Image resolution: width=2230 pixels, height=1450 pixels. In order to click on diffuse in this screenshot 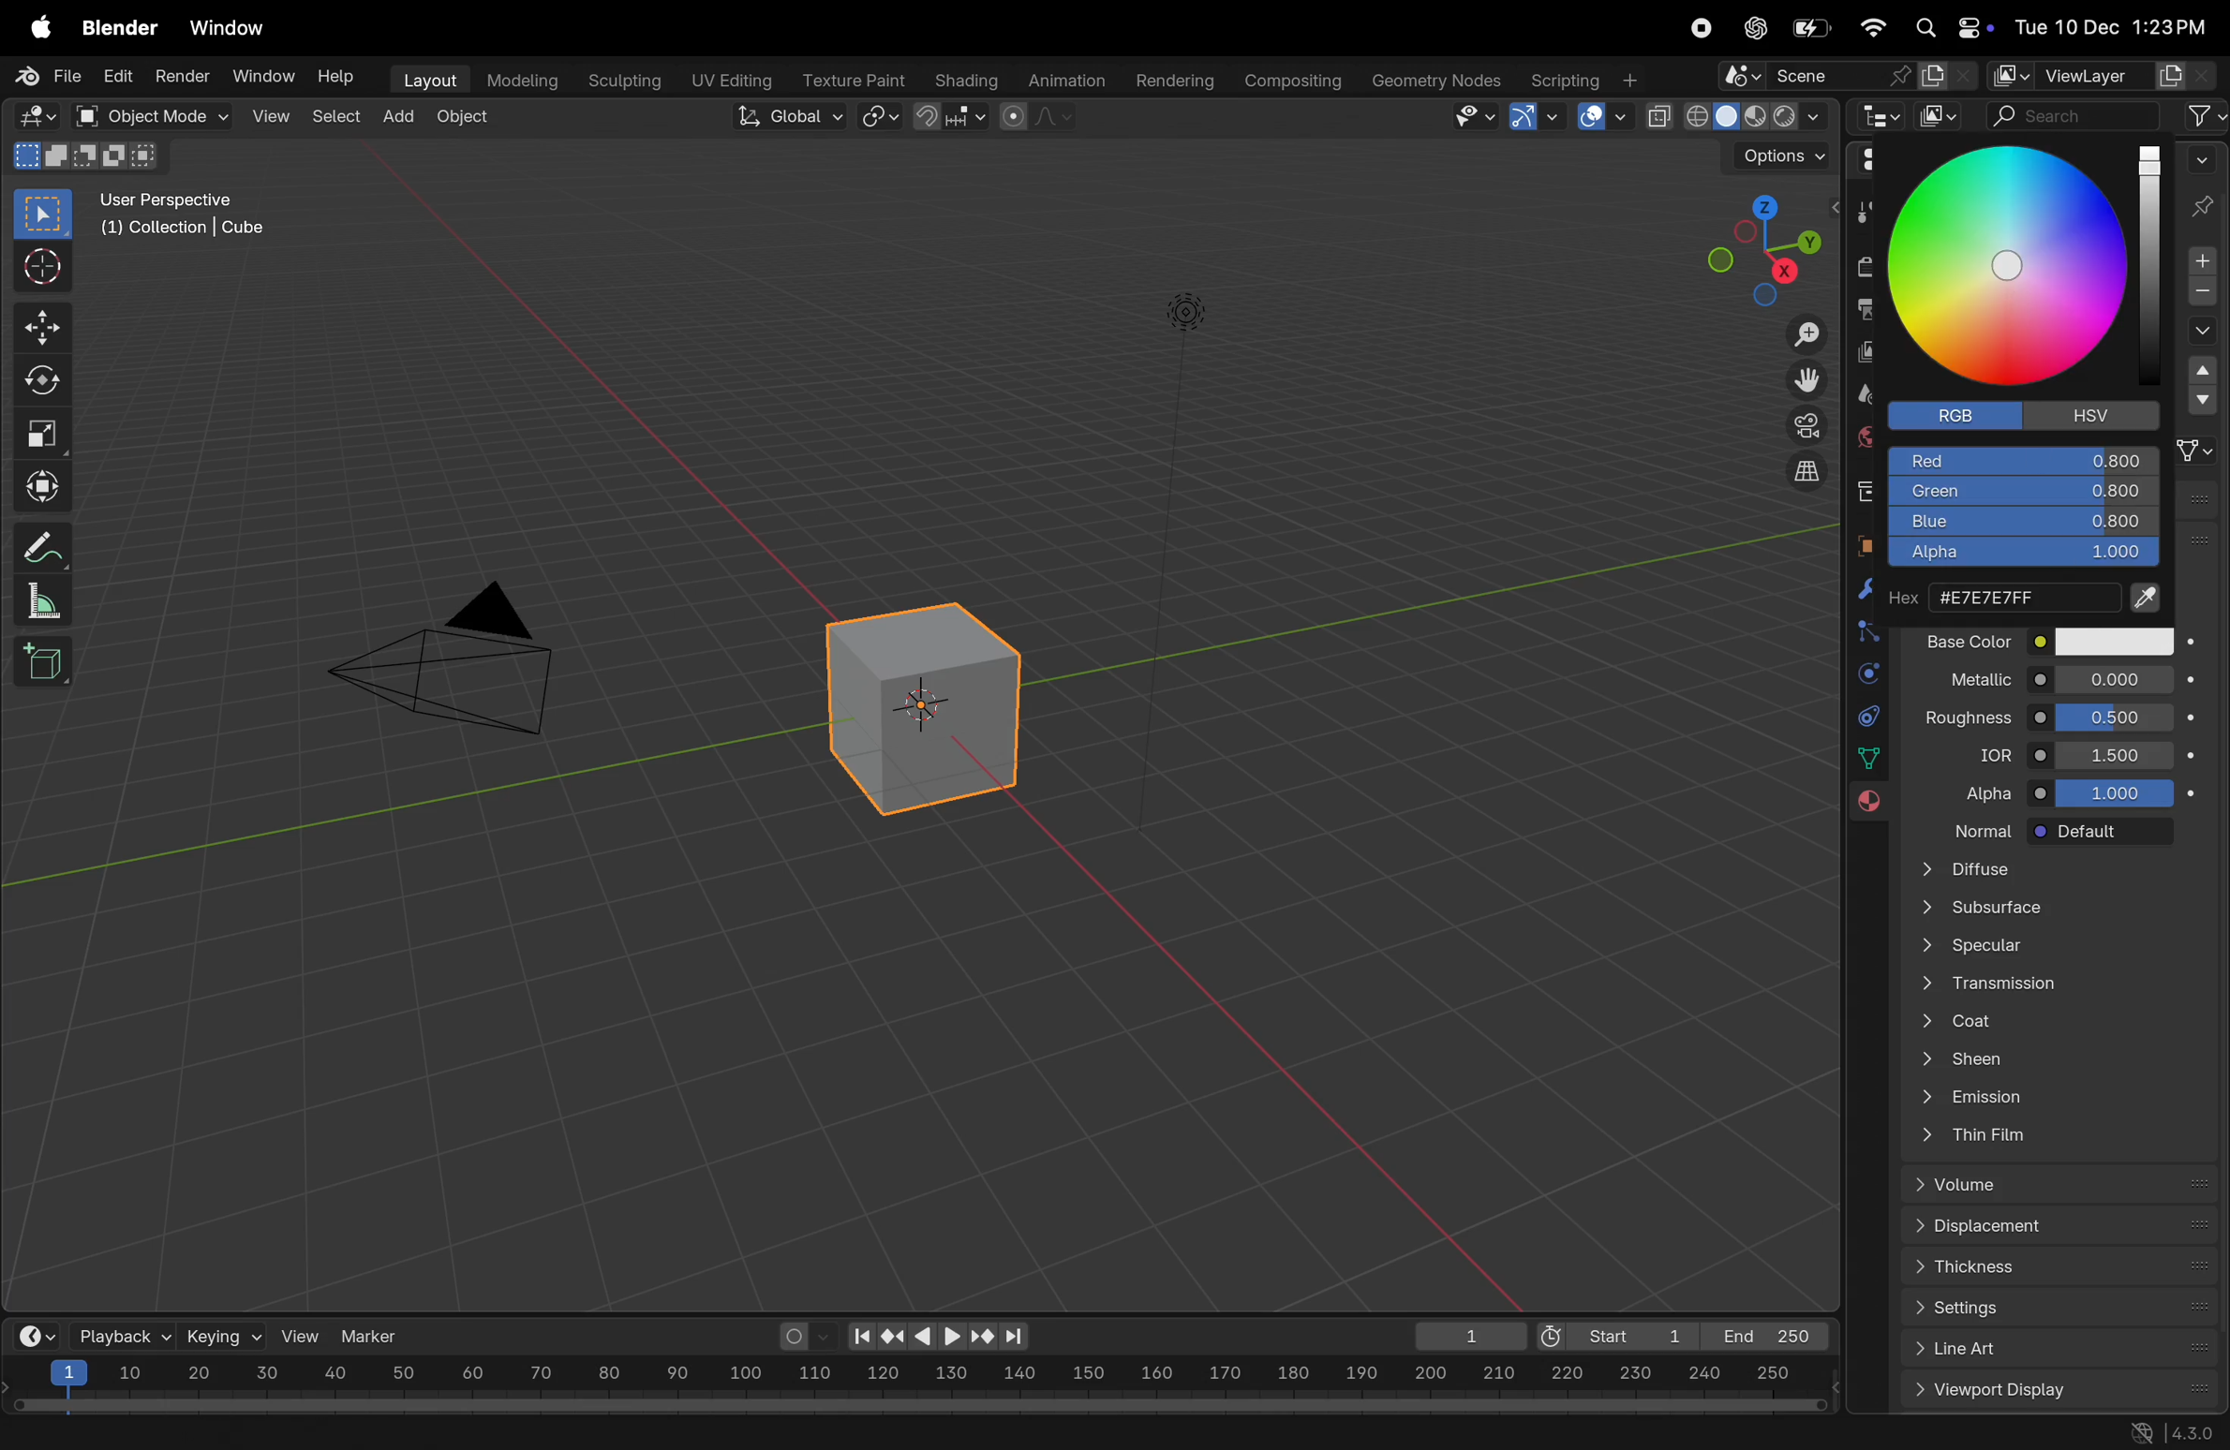, I will do `click(2063, 870)`.